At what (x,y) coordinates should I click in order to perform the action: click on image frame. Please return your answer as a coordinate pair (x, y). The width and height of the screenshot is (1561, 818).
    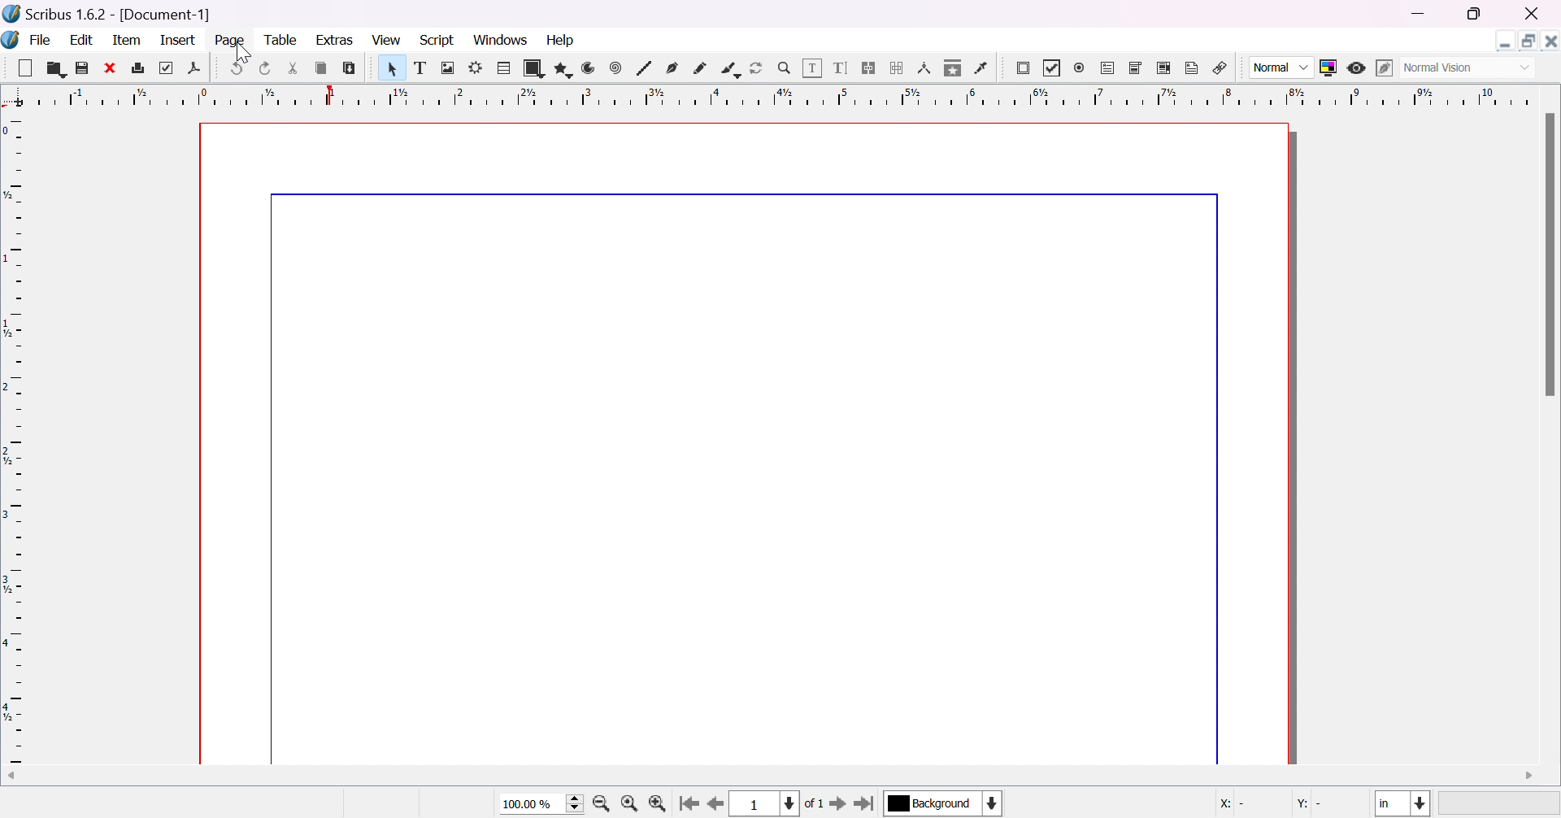
    Looking at the image, I should click on (451, 69).